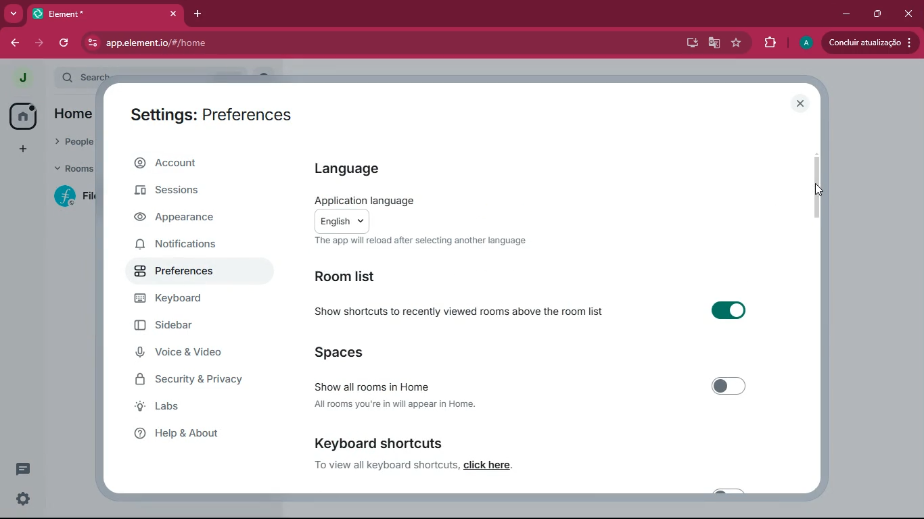 Image resolution: width=924 pixels, height=519 pixels. What do you see at coordinates (196, 164) in the screenshot?
I see `account` at bounding box center [196, 164].